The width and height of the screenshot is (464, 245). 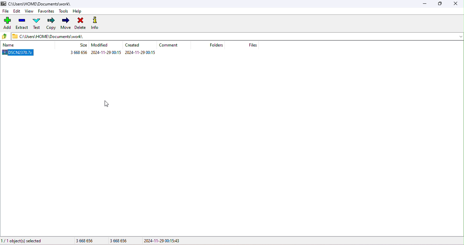 I want to click on maximize, so click(x=440, y=4).